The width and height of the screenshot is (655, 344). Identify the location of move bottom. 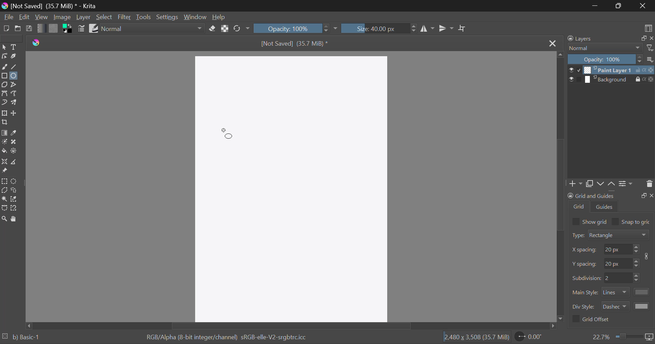
(561, 317).